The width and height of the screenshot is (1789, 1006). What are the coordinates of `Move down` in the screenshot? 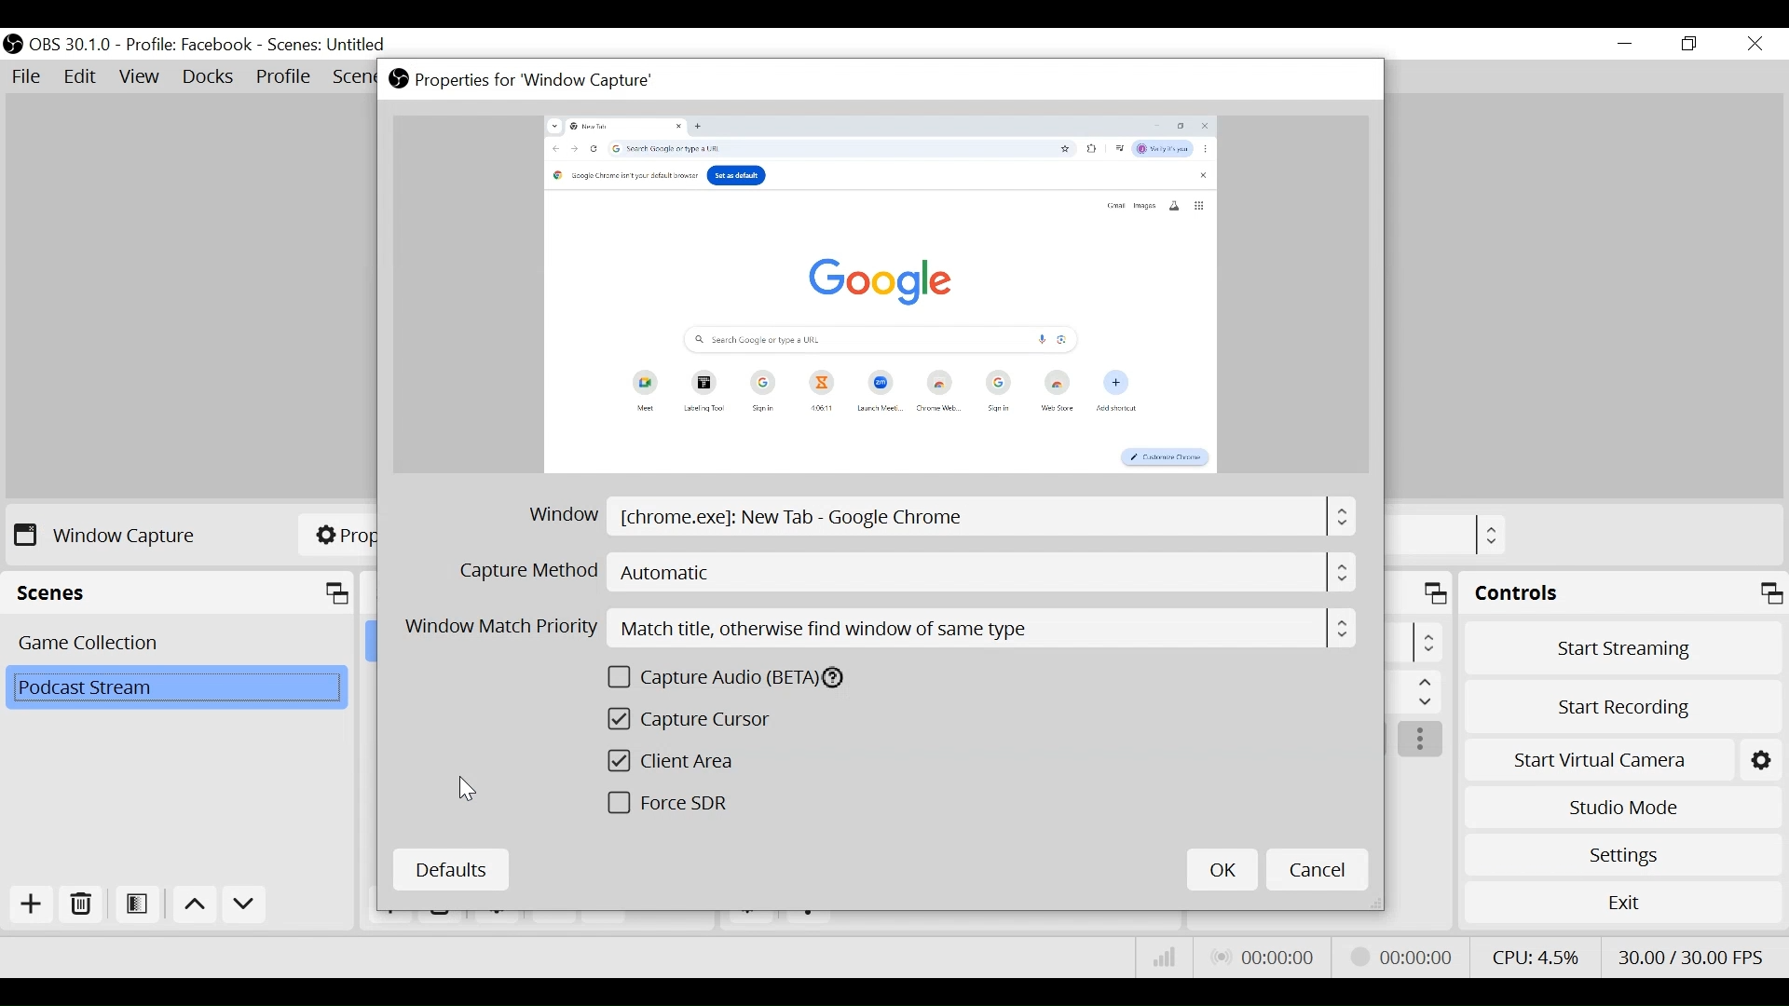 It's located at (242, 907).